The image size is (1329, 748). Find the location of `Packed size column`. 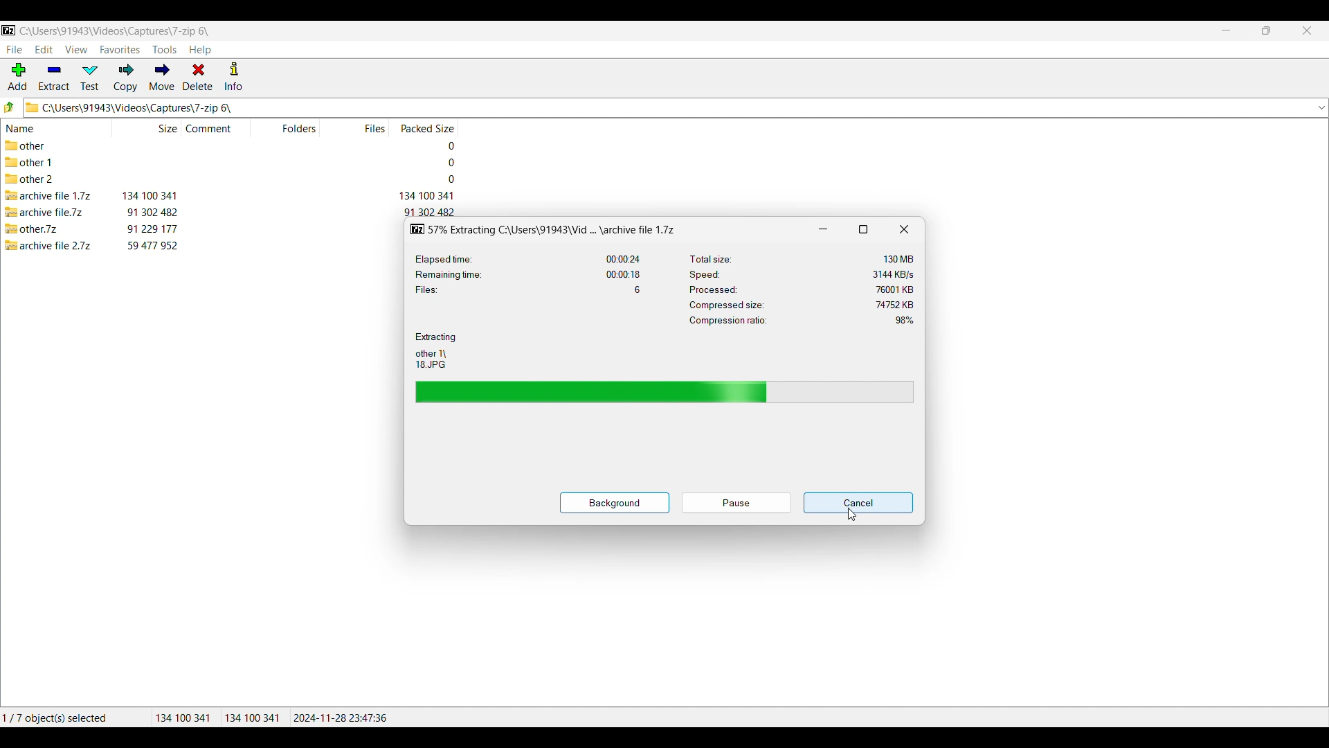

Packed size column is located at coordinates (426, 128).